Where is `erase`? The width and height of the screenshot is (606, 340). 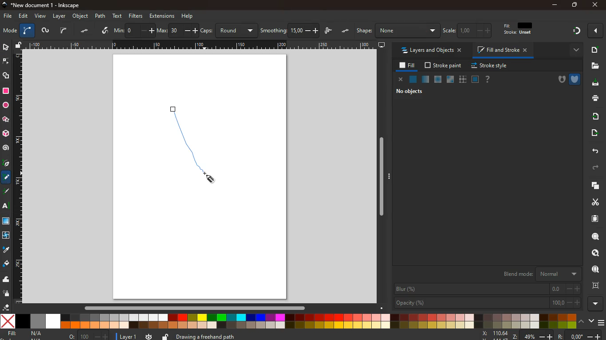 erase is located at coordinates (5, 307).